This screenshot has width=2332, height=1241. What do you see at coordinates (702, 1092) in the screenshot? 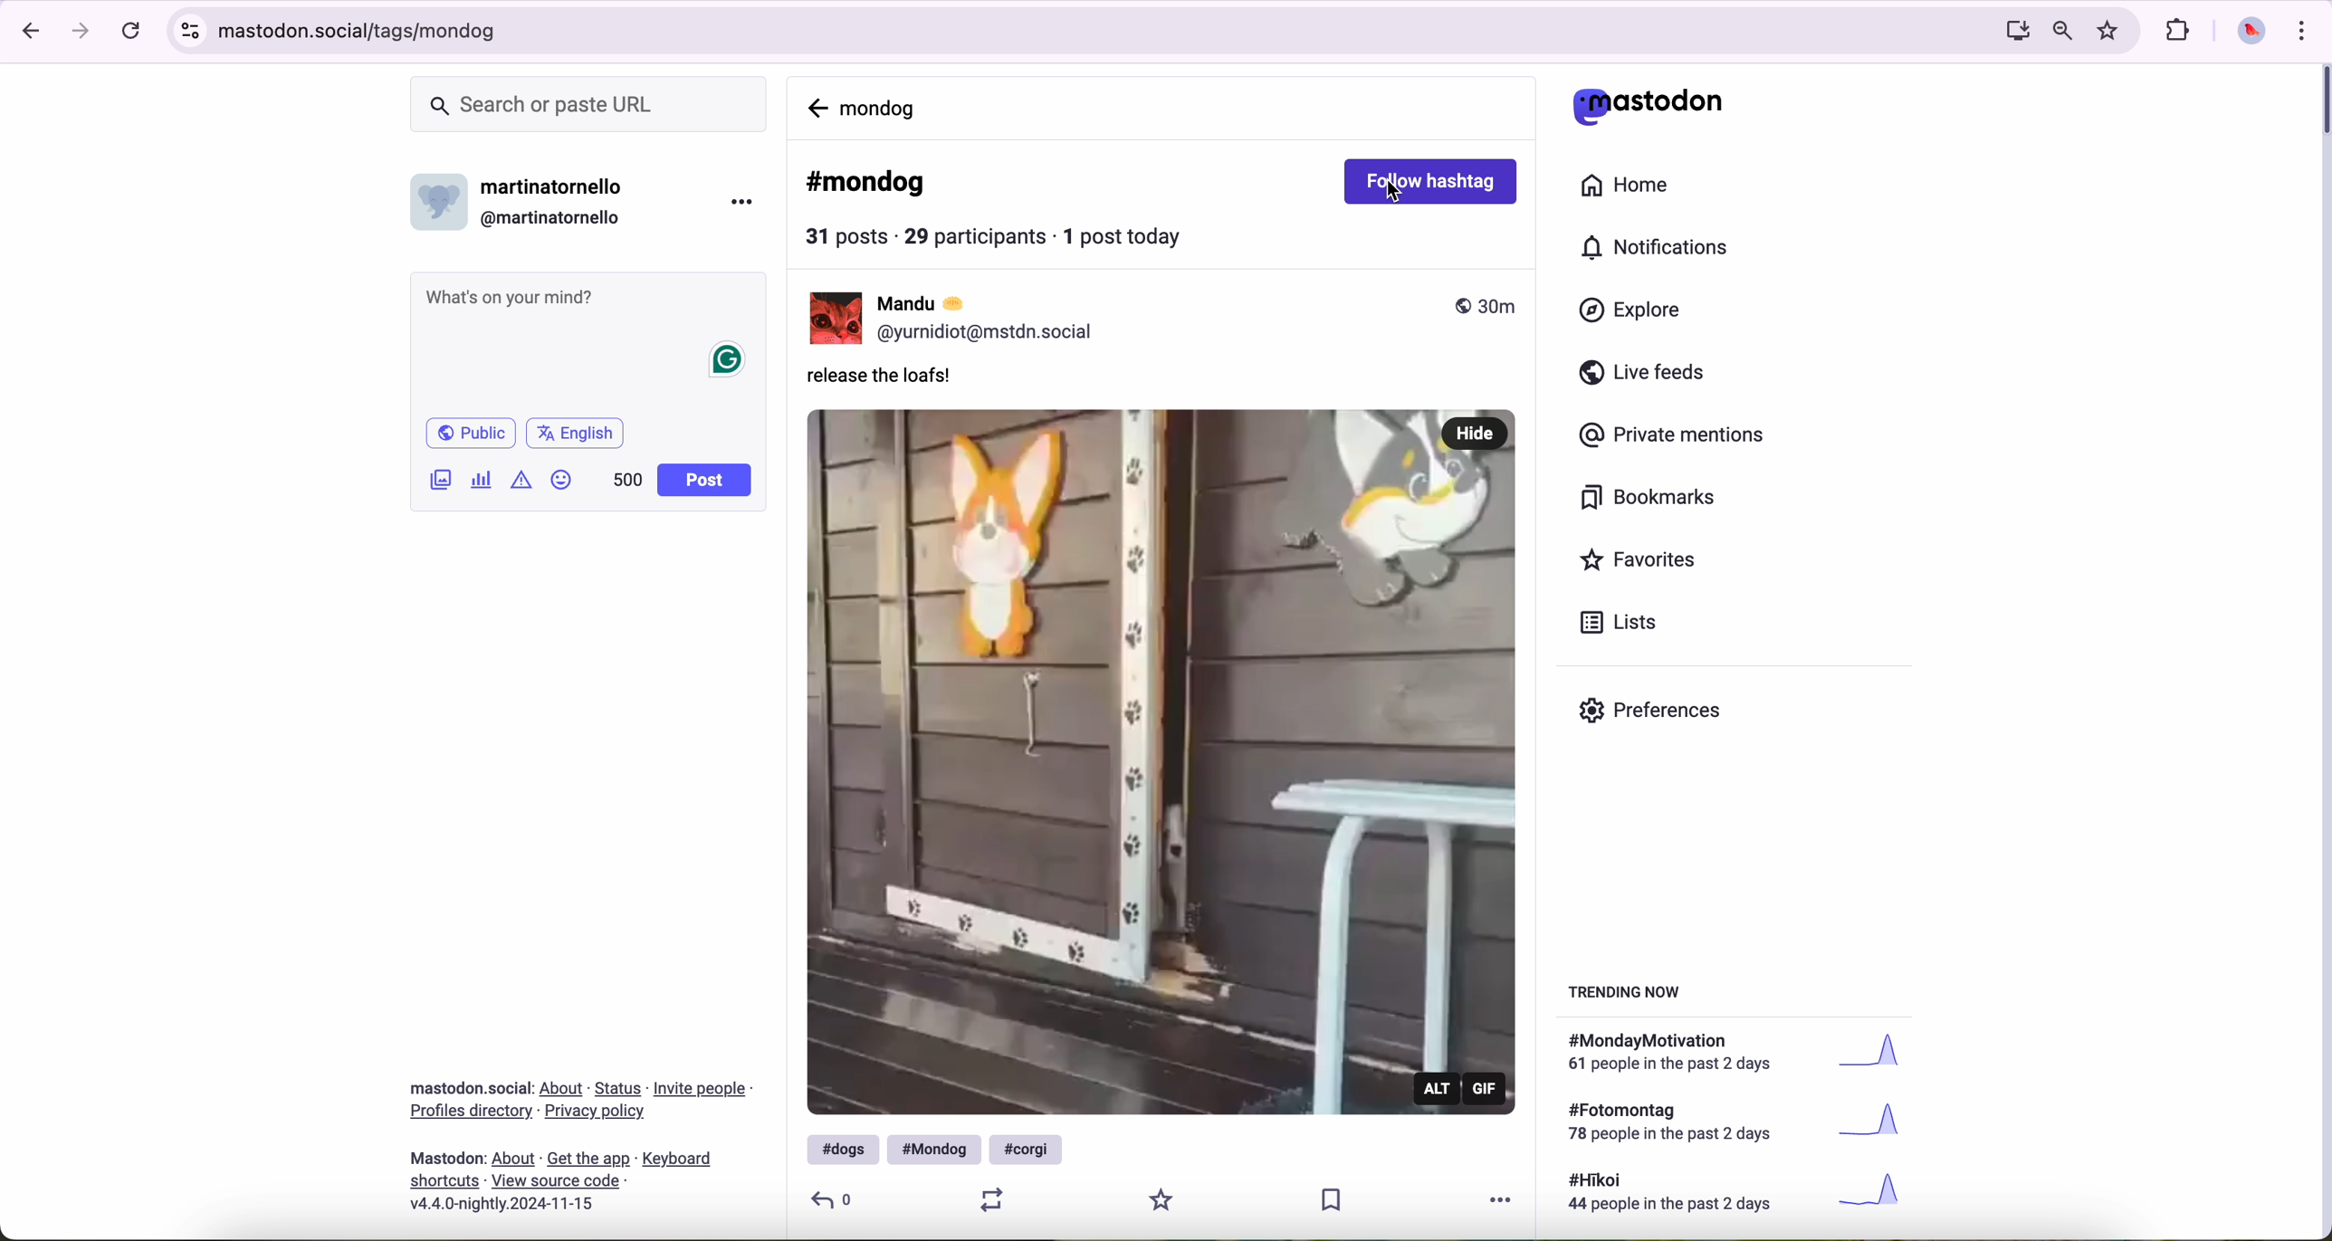
I see `link` at bounding box center [702, 1092].